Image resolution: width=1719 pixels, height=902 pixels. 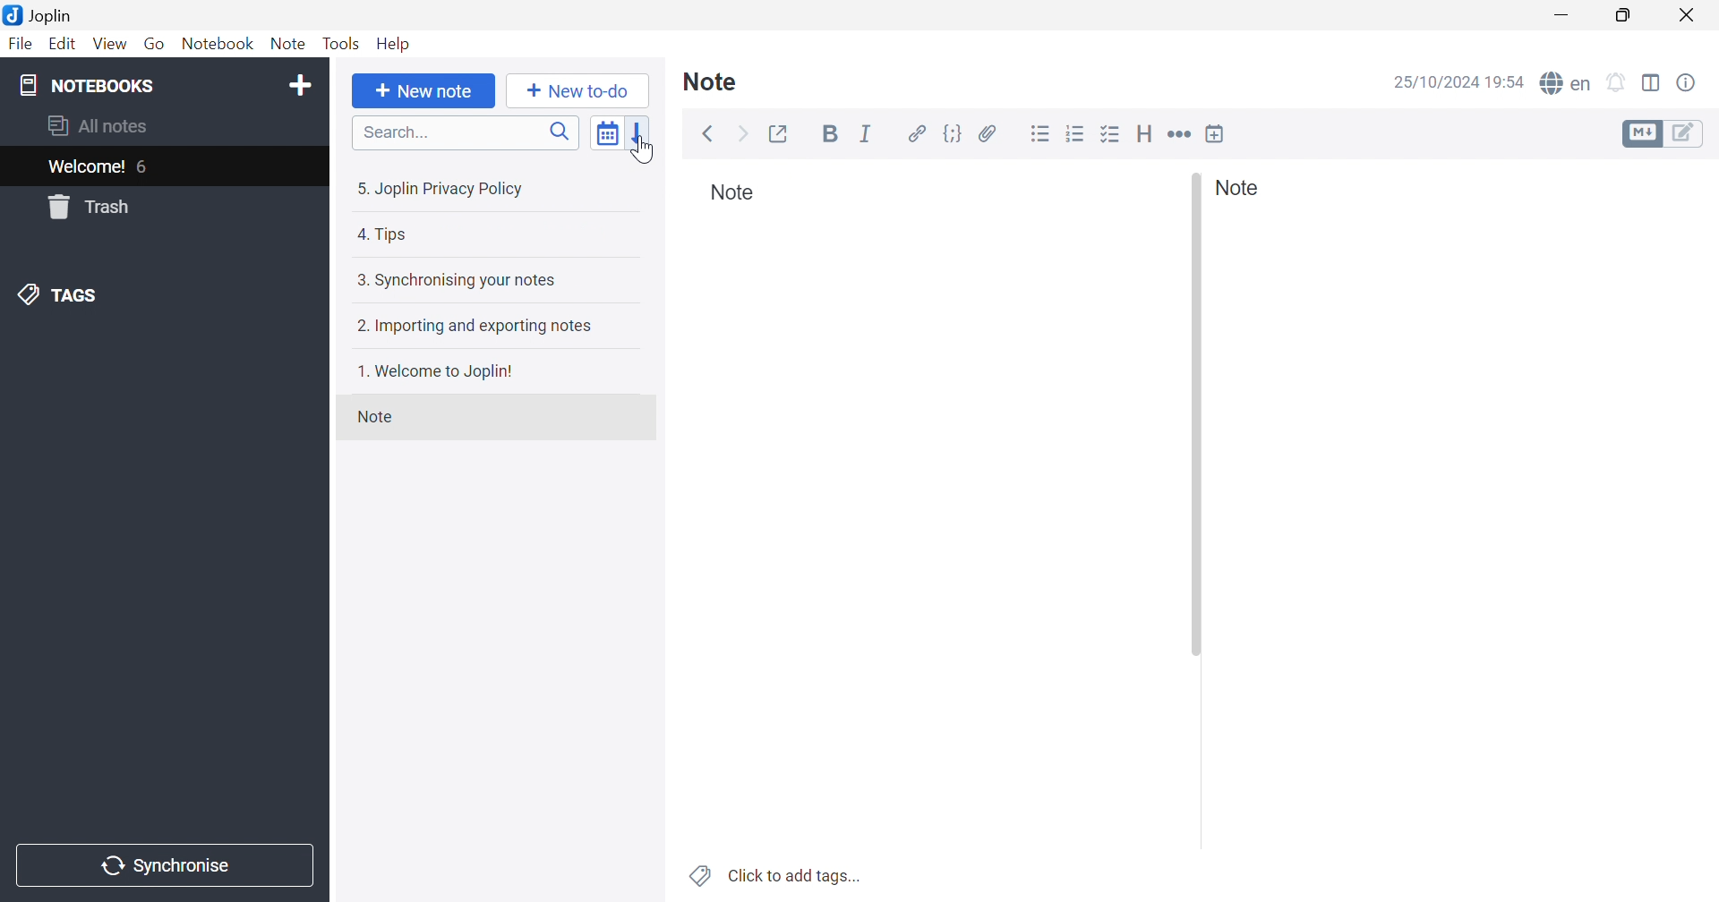 I want to click on Toggle sort order field: updated date -> created date, so click(x=608, y=137).